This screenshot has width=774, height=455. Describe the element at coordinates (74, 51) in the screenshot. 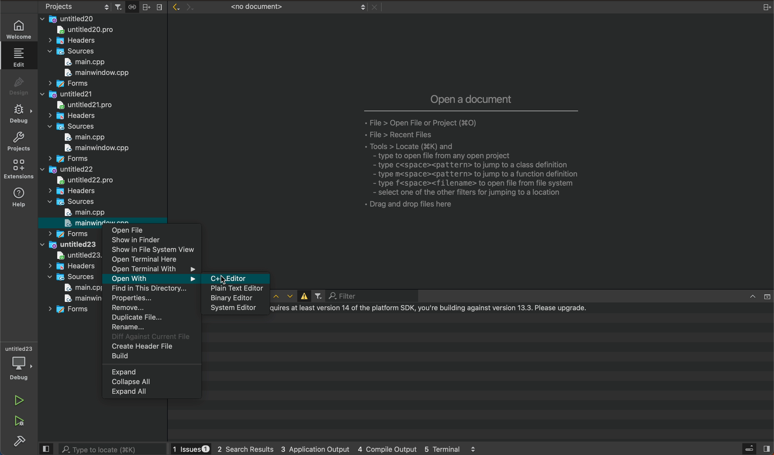

I see `sources` at that location.